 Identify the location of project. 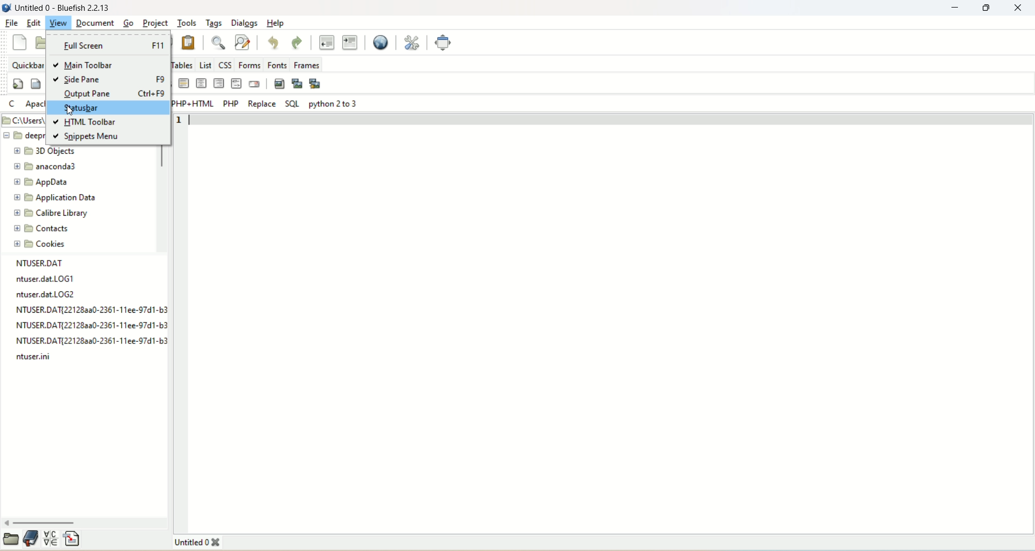
(155, 23).